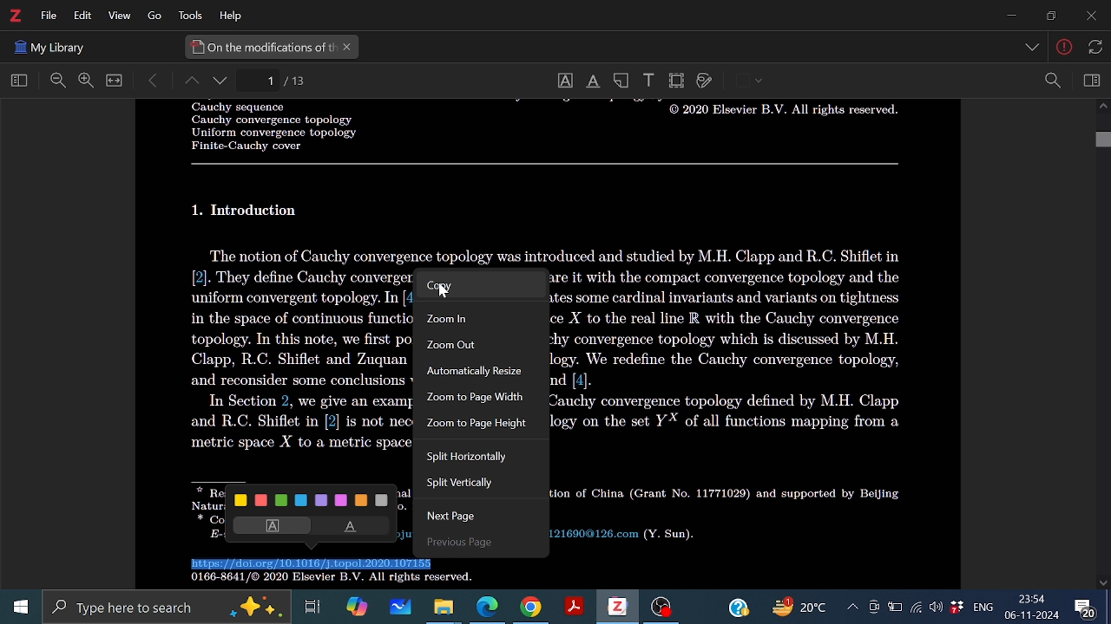 The image size is (1111, 624). Describe the element at coordinates (648, 79) in the screenshot. I see `Add text` at that location.